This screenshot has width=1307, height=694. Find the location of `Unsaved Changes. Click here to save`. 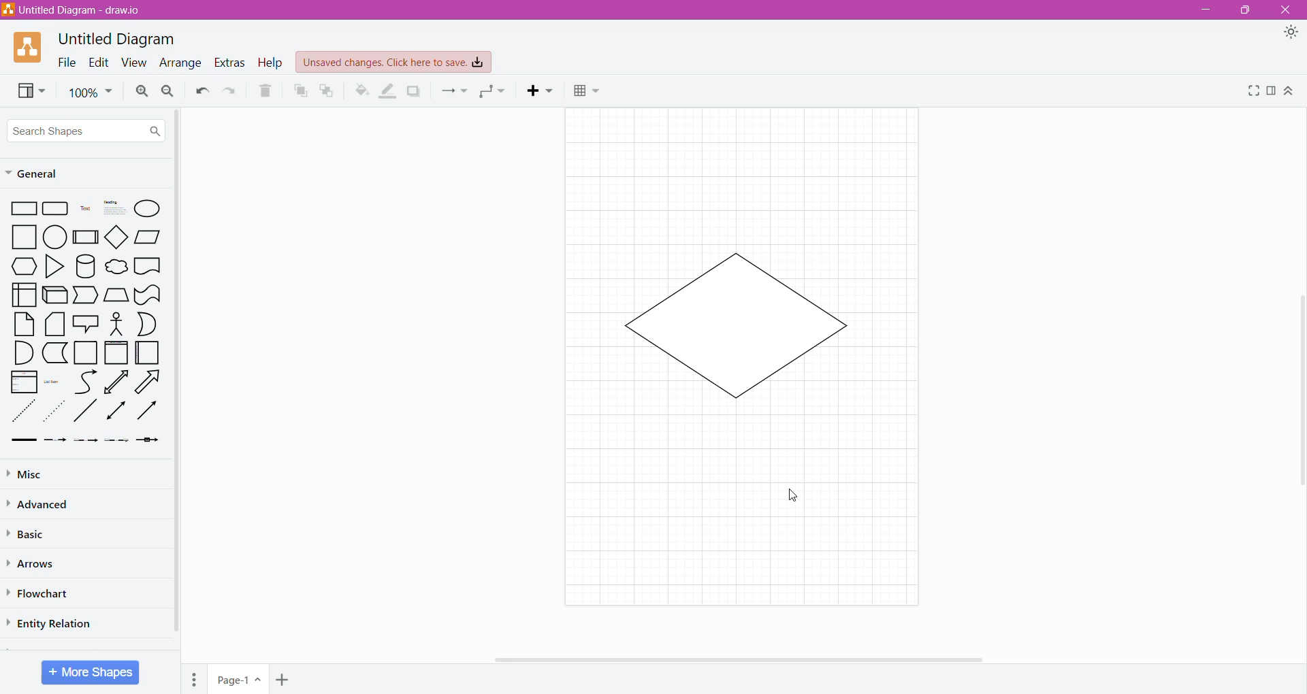

Unsaved Changes. Click here to save is located at coordinates (393, 62).